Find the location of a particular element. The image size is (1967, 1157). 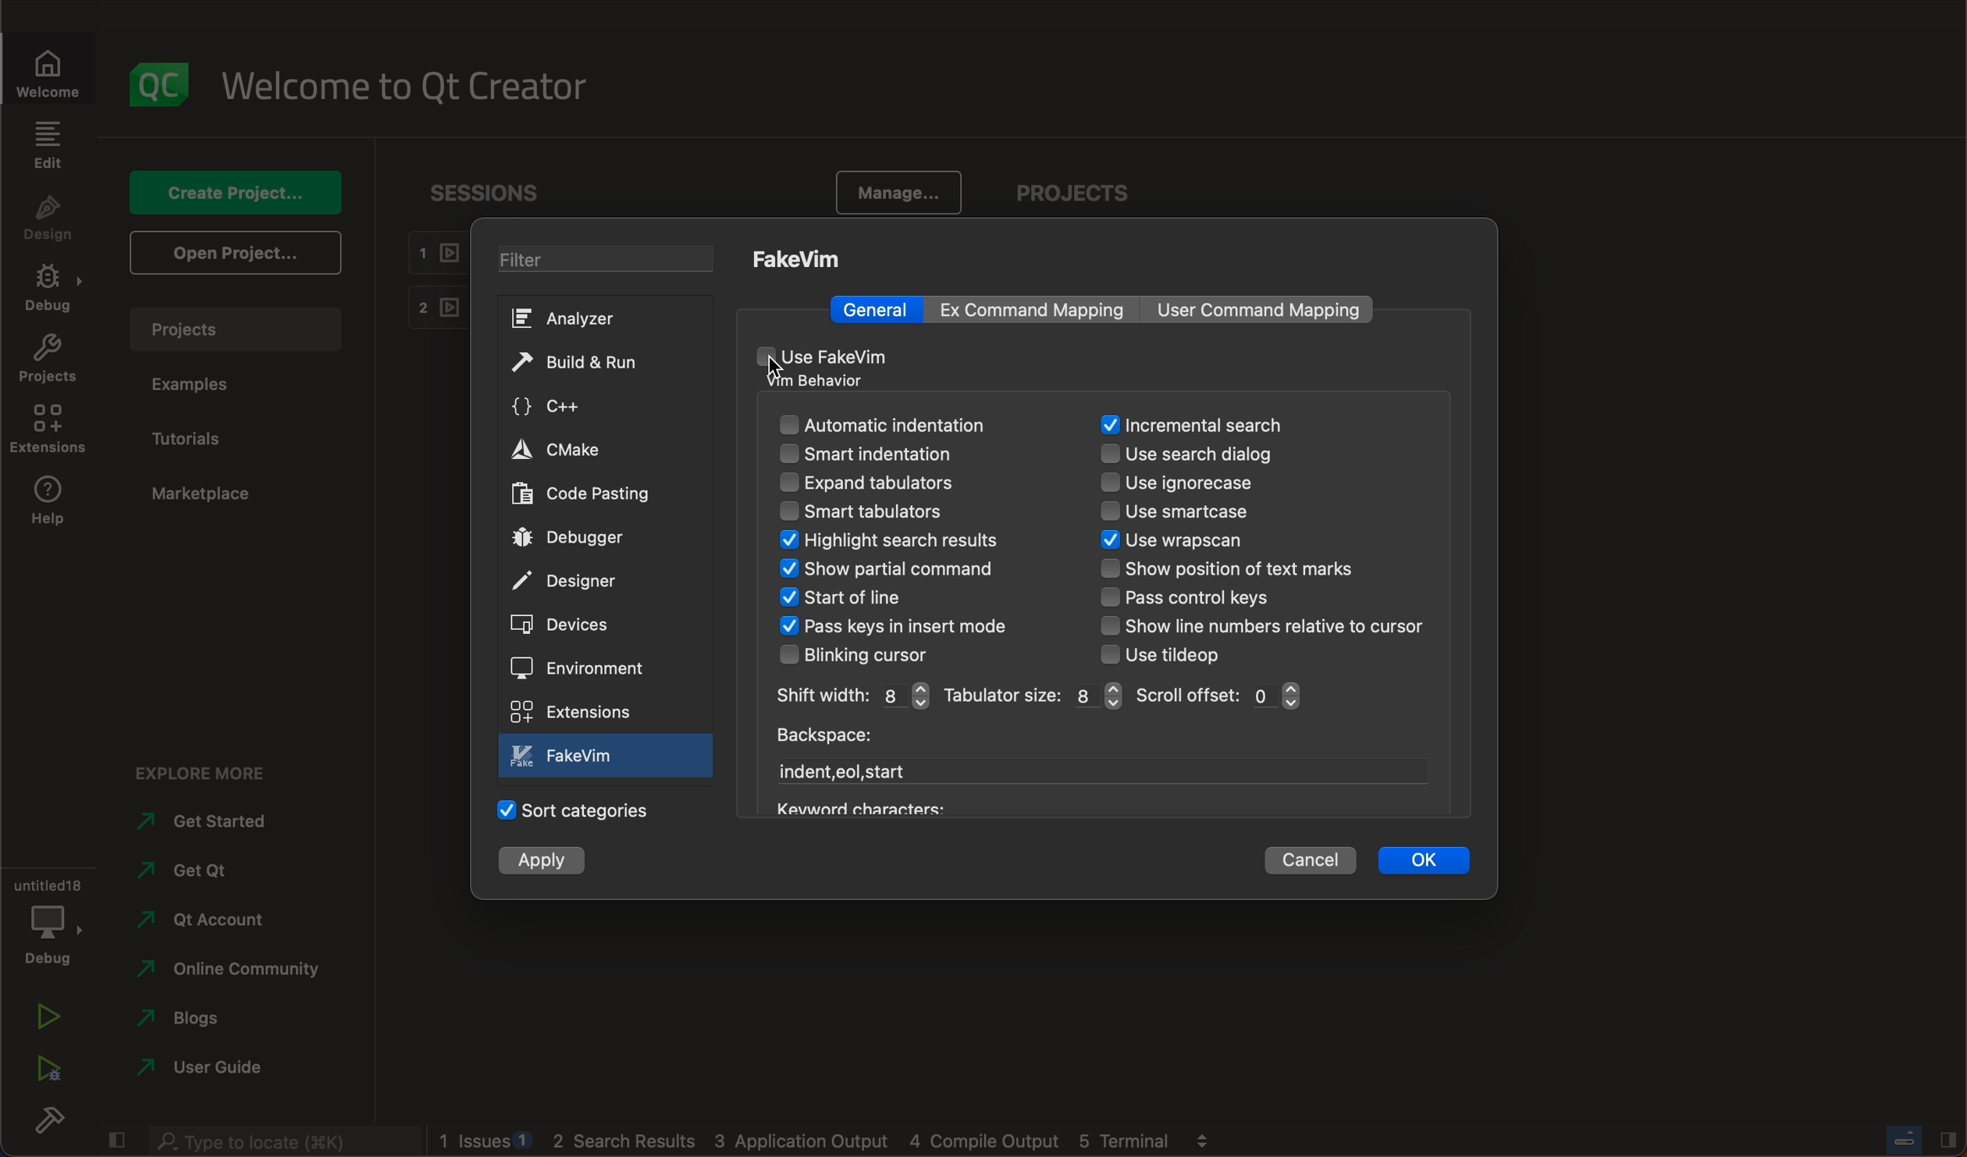

open is located at coordinates (238, 251).